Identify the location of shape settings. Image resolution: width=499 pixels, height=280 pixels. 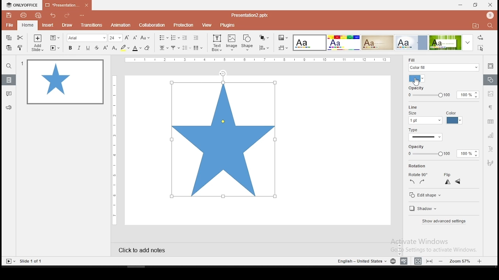
(490, 80).